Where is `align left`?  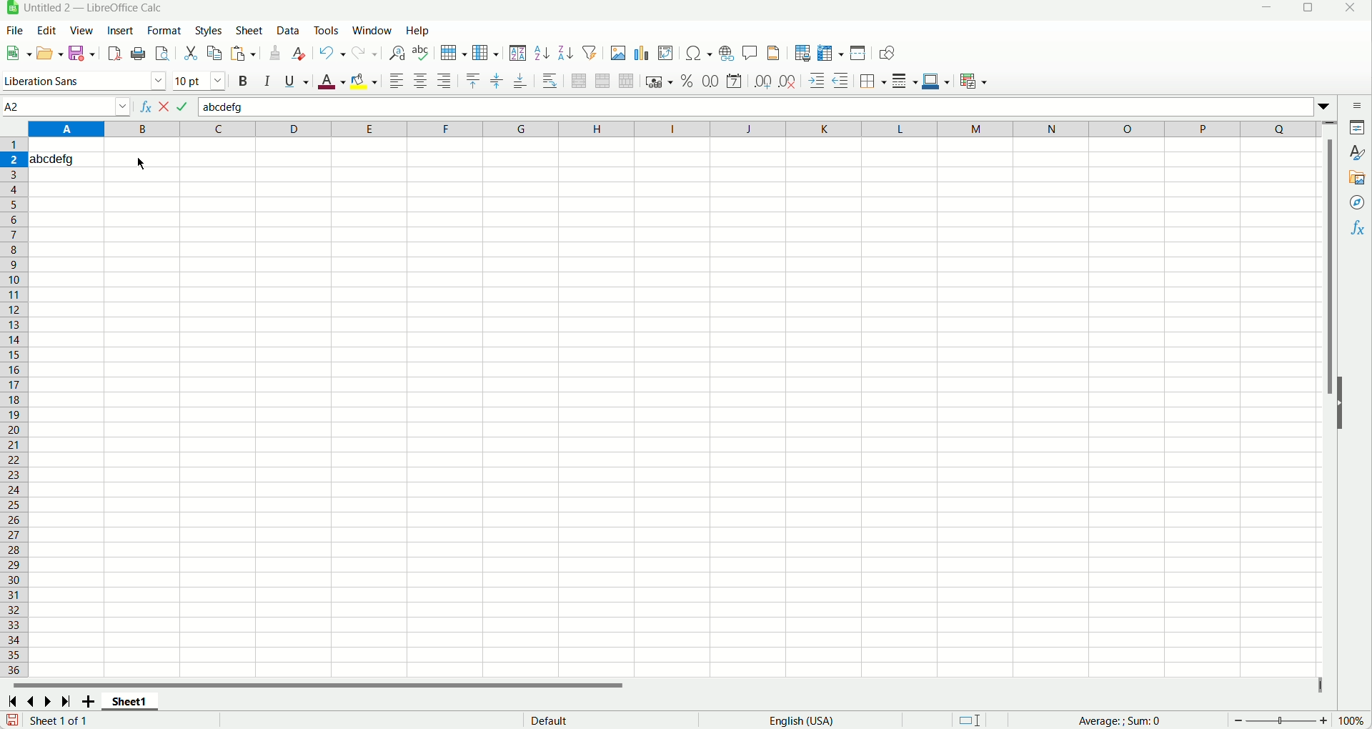
align left is located at coordinates (399, 81).